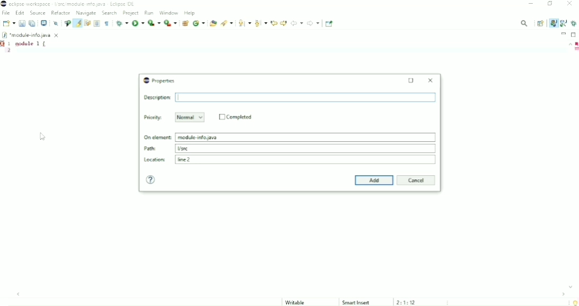  Describe the element at coordinates (32, 23) in the screenshot. I see `Save All` at that location.